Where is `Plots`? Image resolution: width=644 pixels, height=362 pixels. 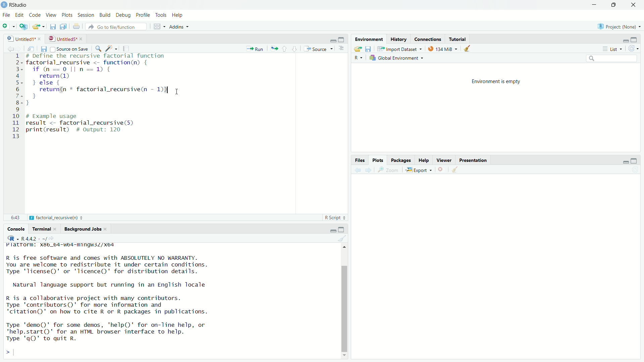 Plots is located at coordinates (67, 15).